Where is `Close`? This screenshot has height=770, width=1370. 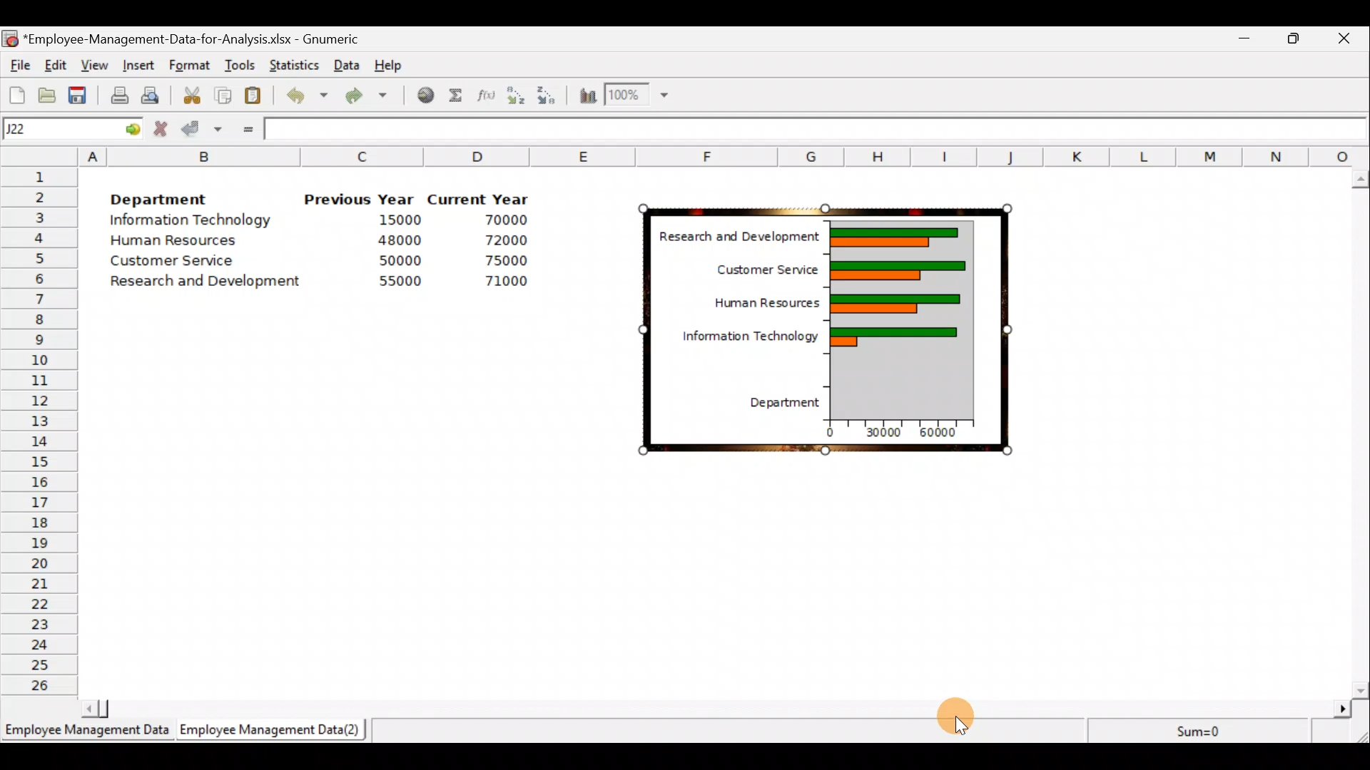
Close is located at coordinates (1347, 38).